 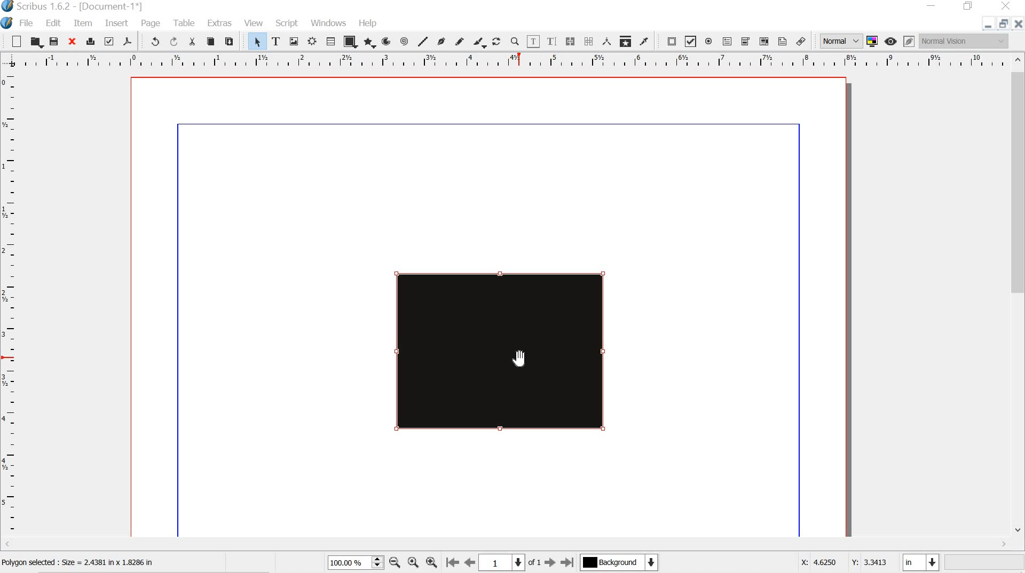 What do you see at coordinates (277, 41) in the screenshot?
I see `text frame` at bounding box center [277, 41].